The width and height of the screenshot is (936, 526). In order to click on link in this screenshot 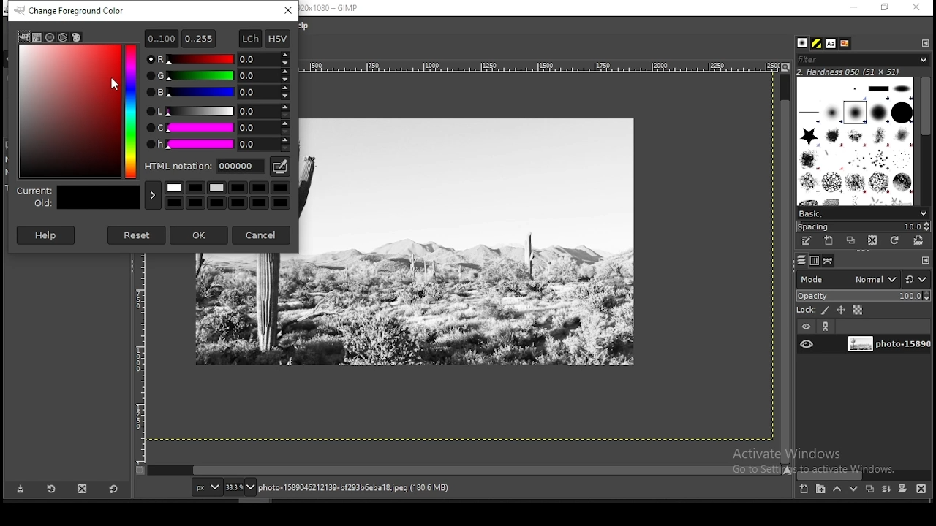, I will do `click(827, 326)`.